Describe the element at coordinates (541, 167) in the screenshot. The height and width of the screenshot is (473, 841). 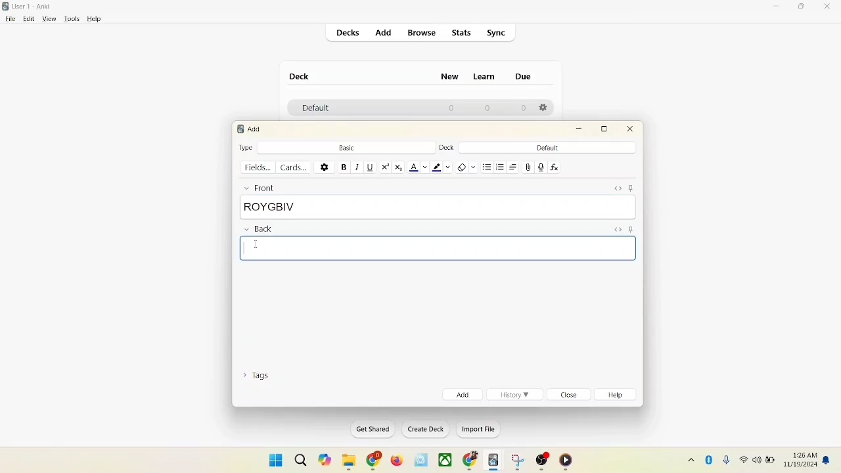
I see `audio` at that location.